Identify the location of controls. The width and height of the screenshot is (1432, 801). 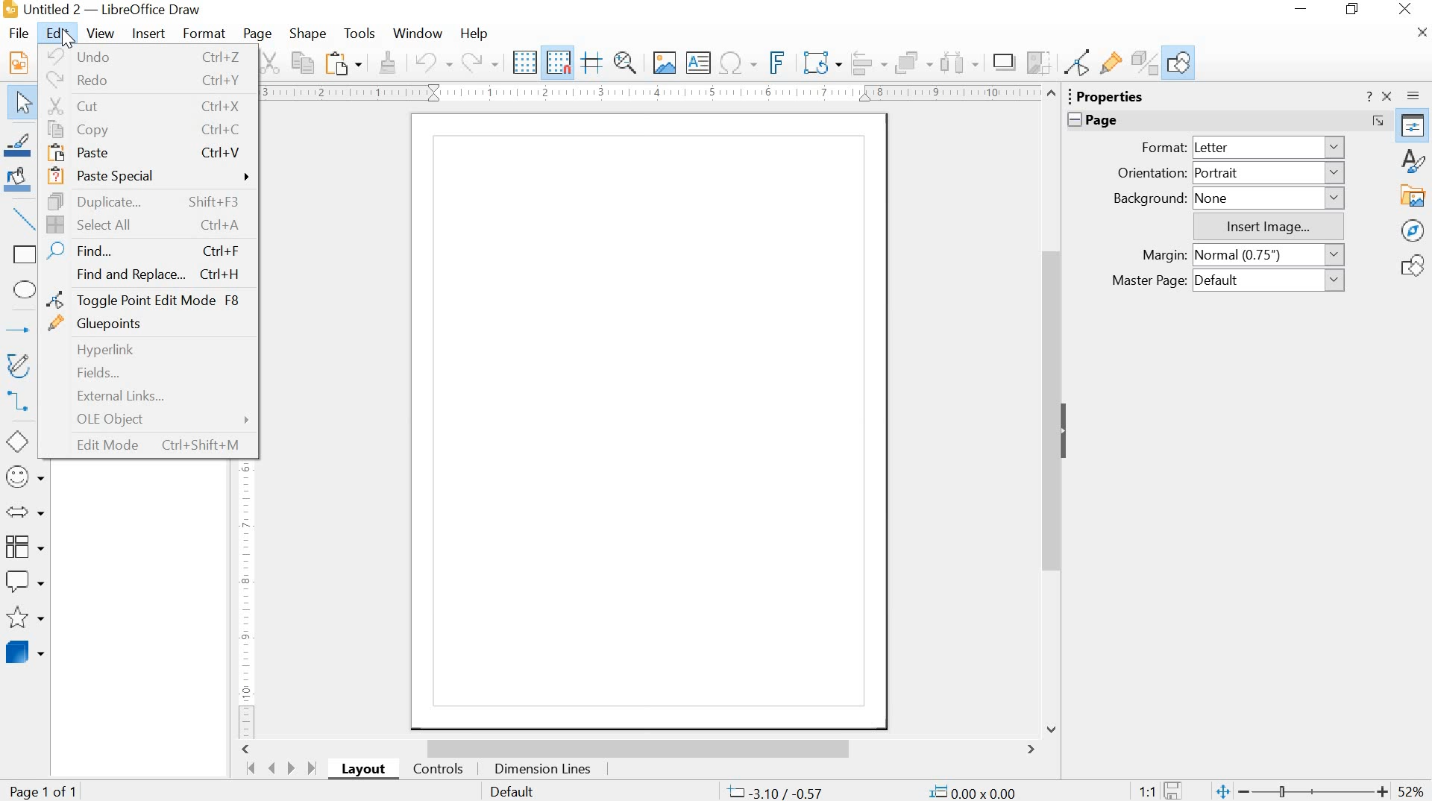
(439, 771).